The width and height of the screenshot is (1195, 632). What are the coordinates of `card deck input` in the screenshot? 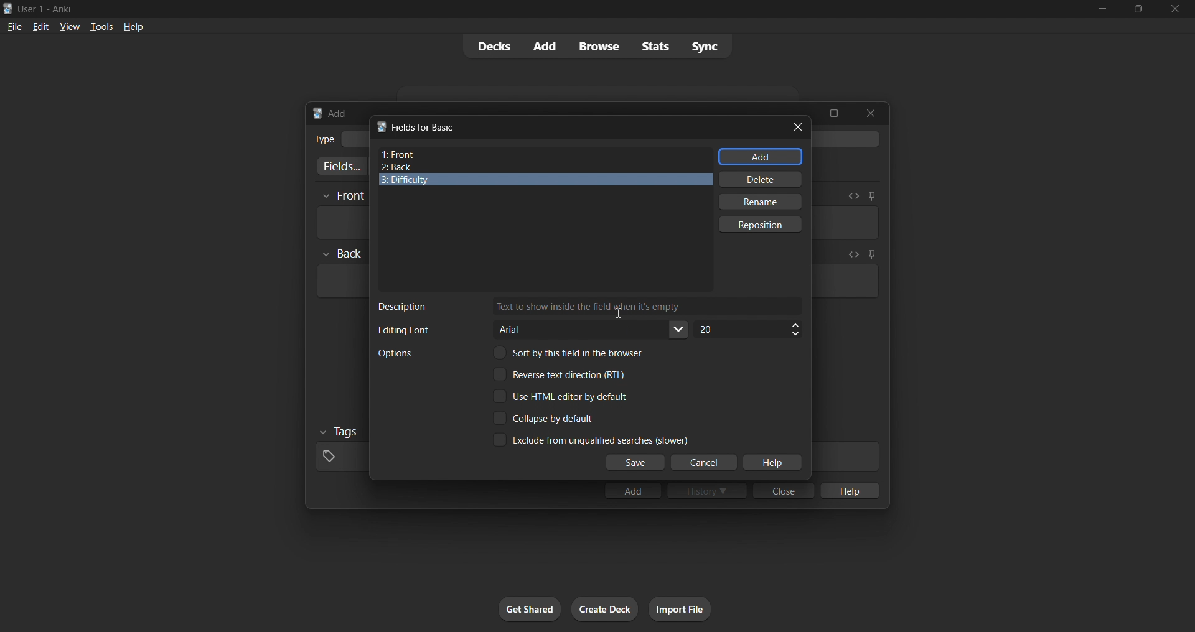 It's located at (848, 139).